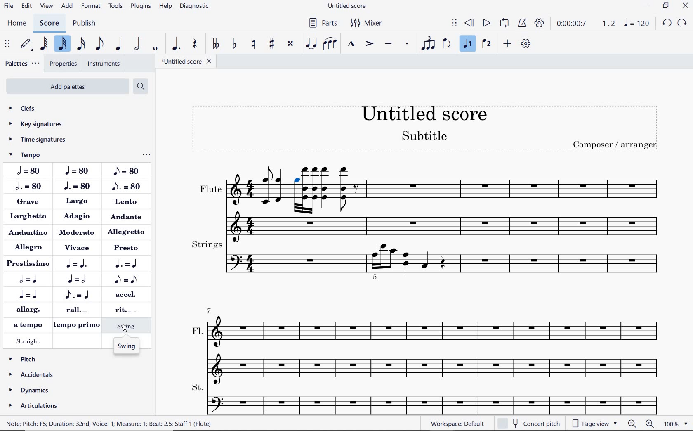 The width and height of the screenshot is (693, 431). What do you see at coordinates (49, 23) in the screenshot?
I see `score` at bounding box center [49, 23].